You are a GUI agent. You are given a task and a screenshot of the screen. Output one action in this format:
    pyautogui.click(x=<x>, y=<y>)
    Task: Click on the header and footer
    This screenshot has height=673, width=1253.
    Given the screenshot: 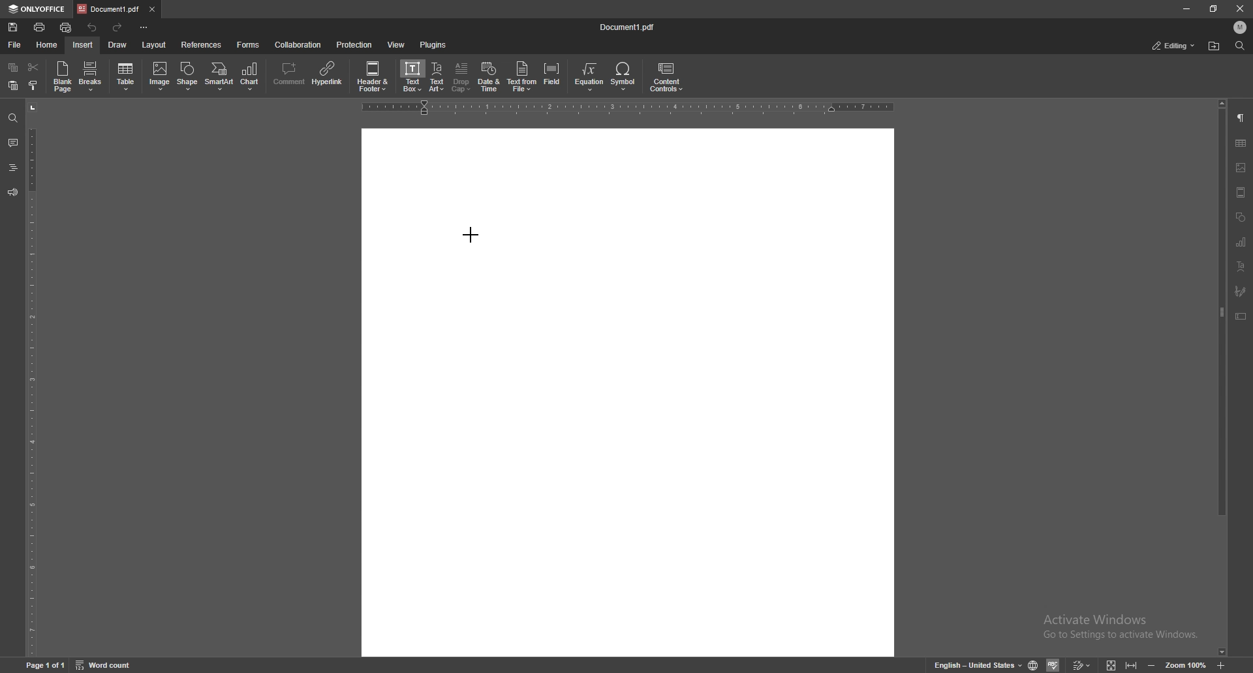 What is the action you would take?
    pyautogui.click(x=375, y=76)
    